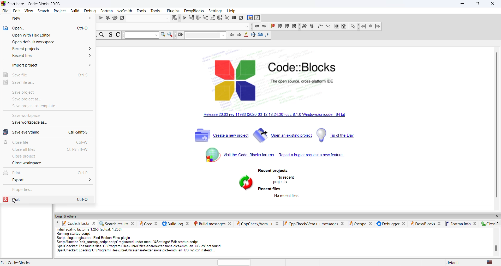  Describe the element at coordinates (231, 35) in the screenshot. I see `prev` at that location.